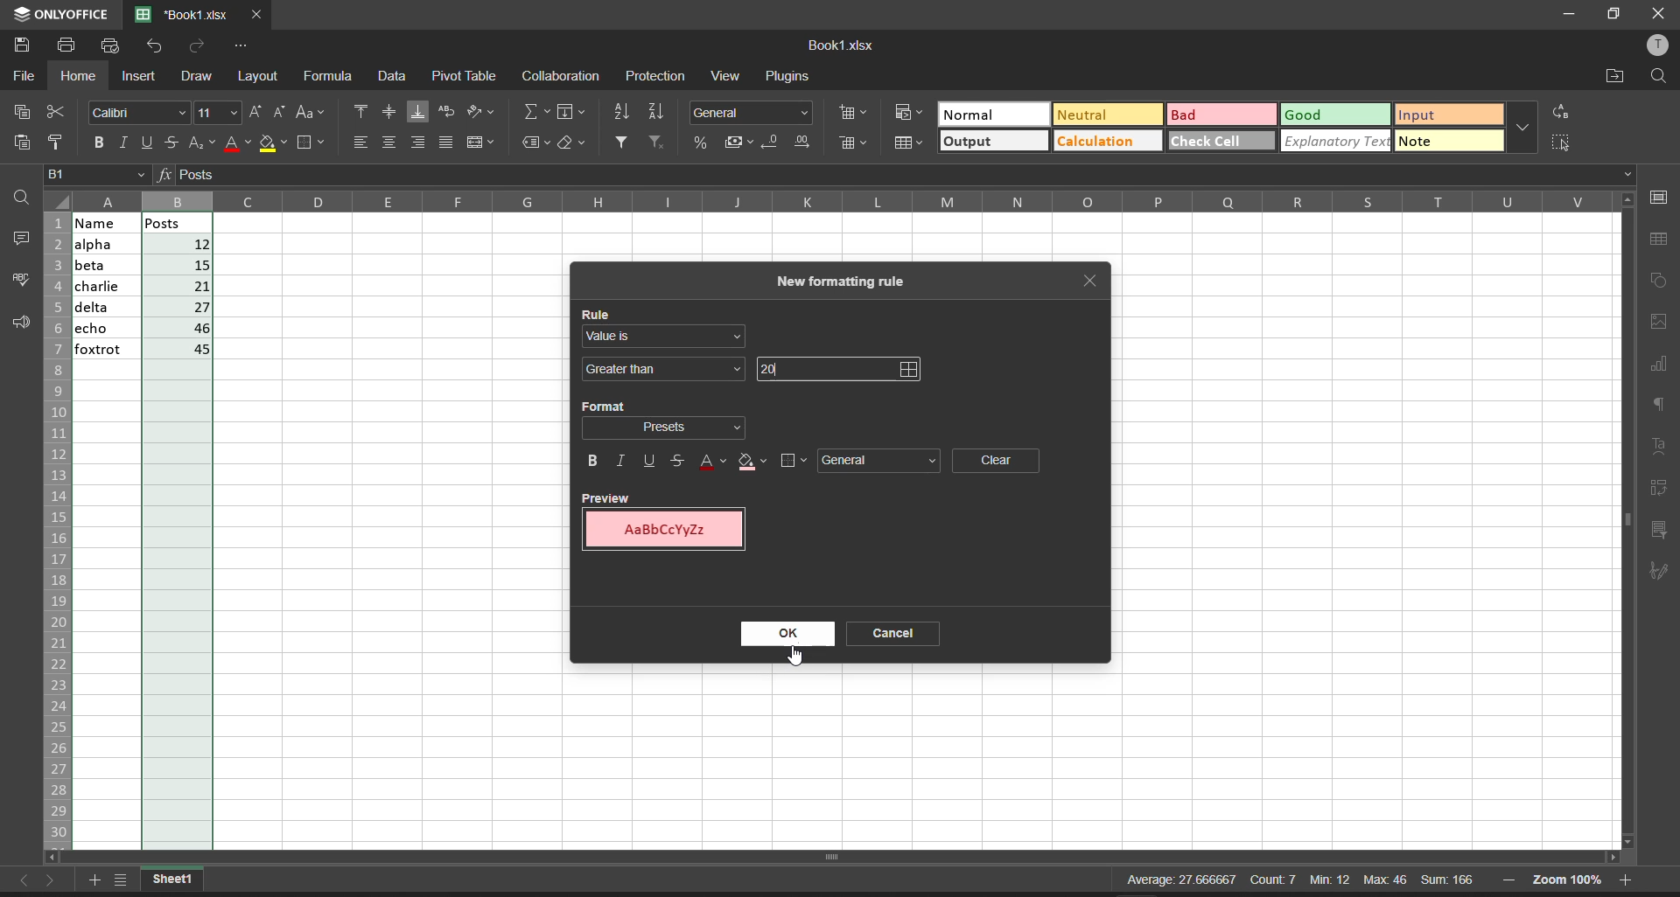  Describe the element at coordinates (395, 77) in the screenshot. I see `data` at that location.